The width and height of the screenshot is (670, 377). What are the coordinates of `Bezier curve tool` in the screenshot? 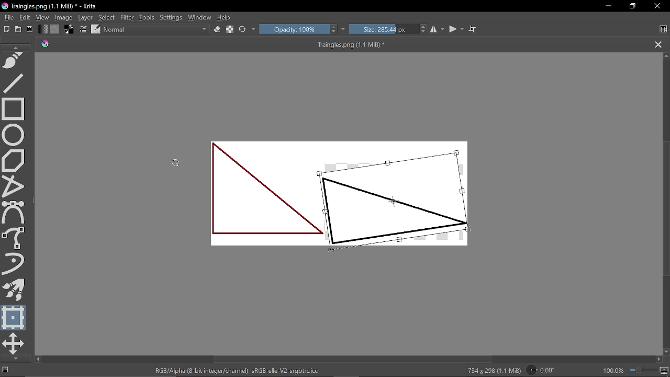 It's located at (15, 213).